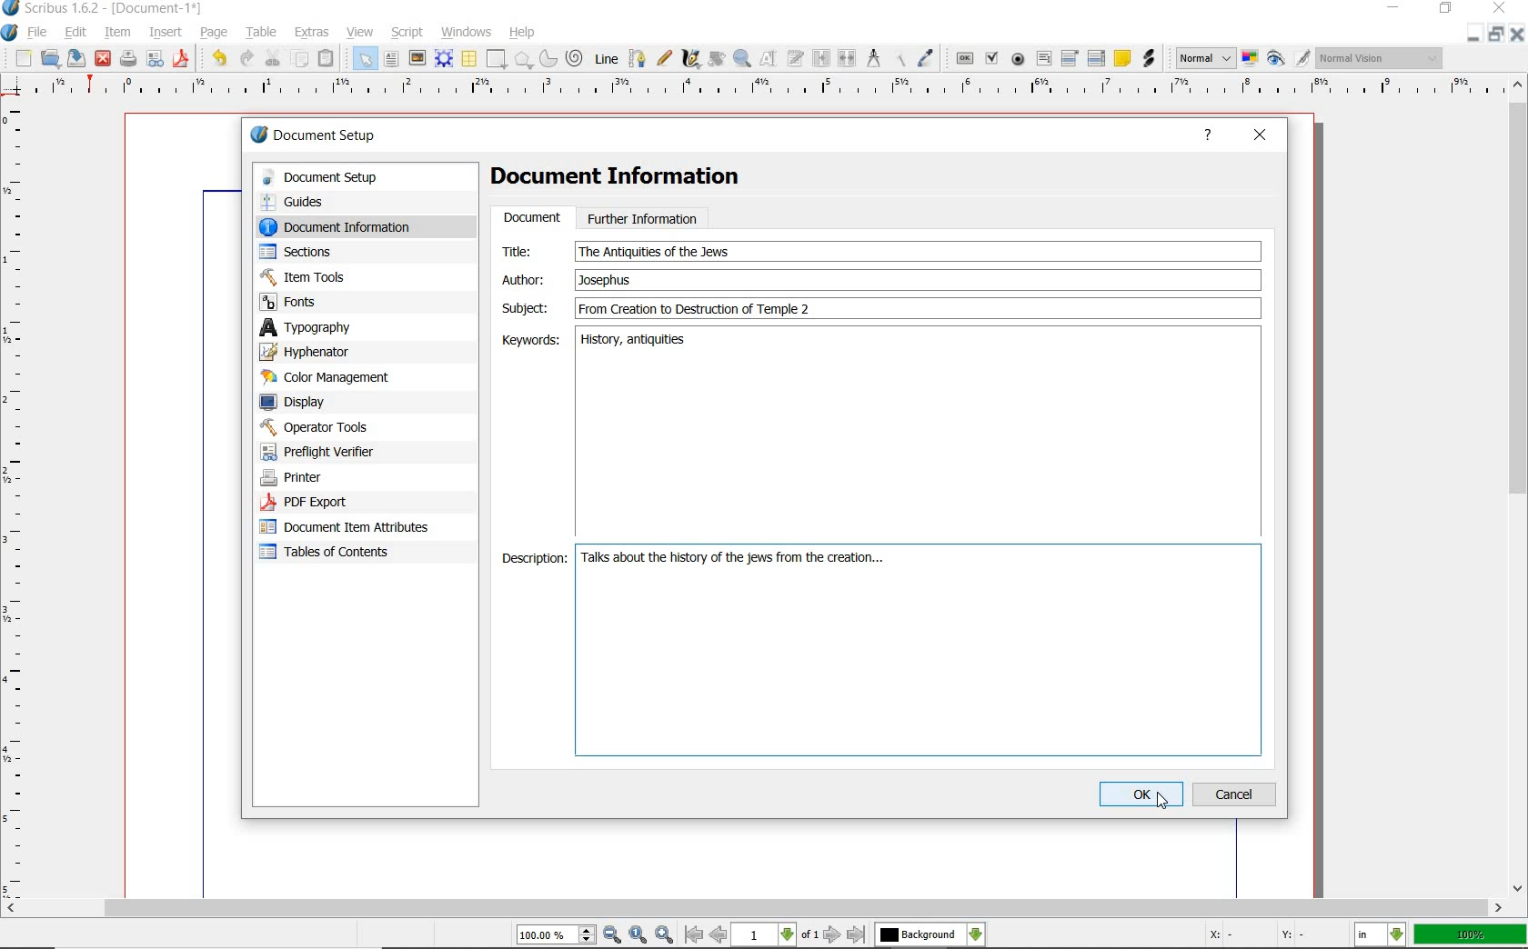 Image resolution: width=1528 pixels, height=949 pixels. I want to click on windows, so click(467, 33).